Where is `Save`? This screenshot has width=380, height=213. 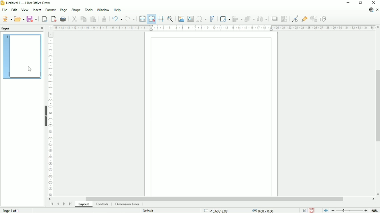
Save is located at coordinates (312, 210).